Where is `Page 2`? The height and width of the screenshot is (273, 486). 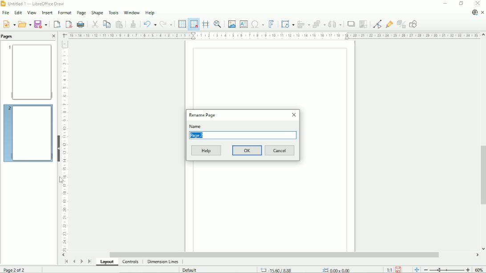
Page 2 is located at coordinates (199, 136).